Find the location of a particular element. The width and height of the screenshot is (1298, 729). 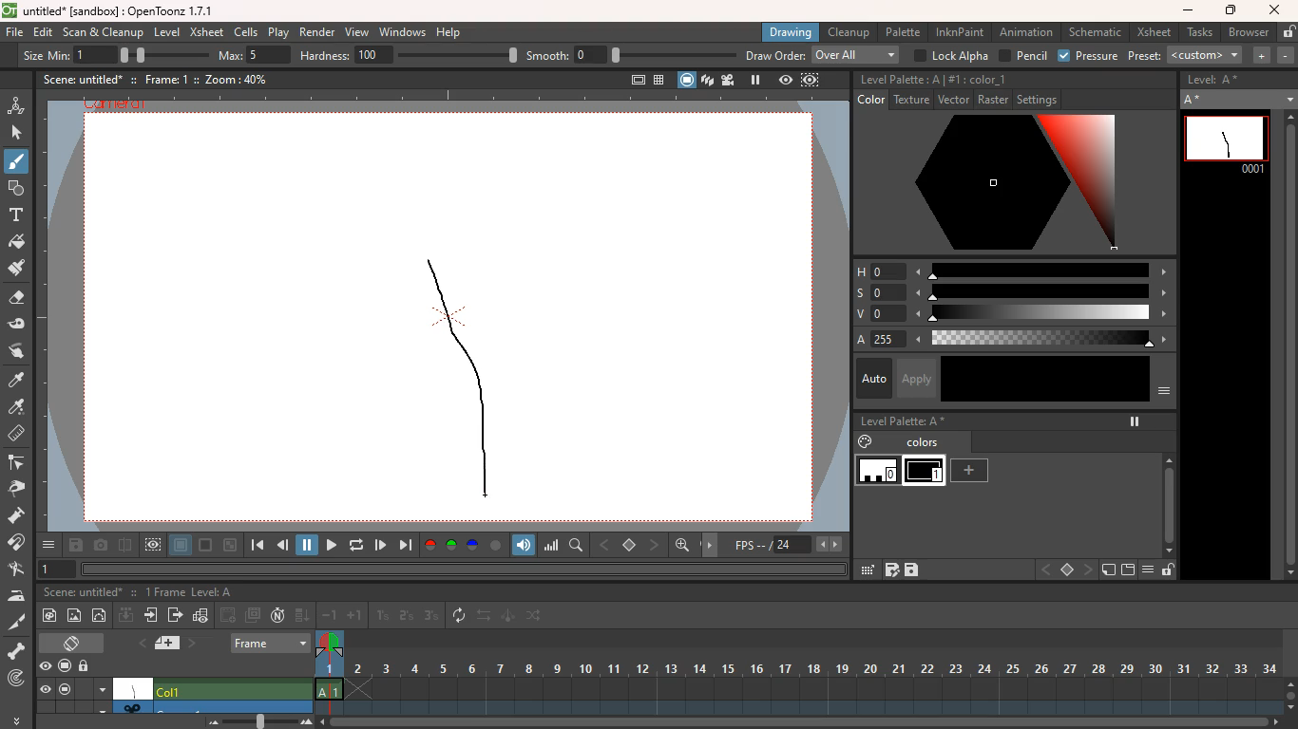

menu is located at coordinates (1152, 570).